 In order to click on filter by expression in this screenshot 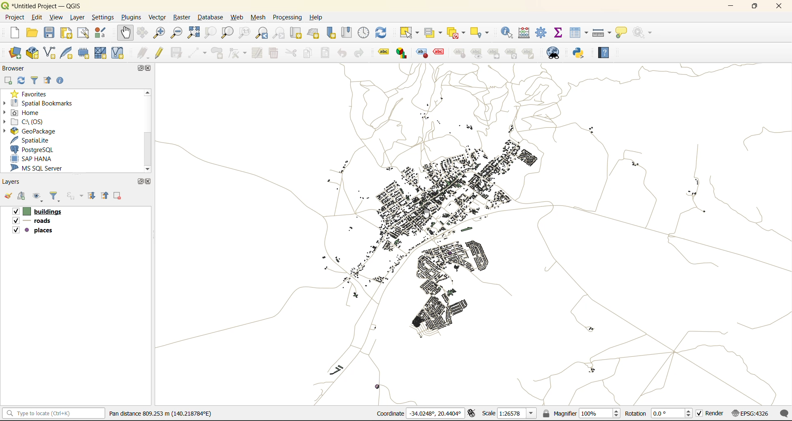, I will do `click(75, 196)`.